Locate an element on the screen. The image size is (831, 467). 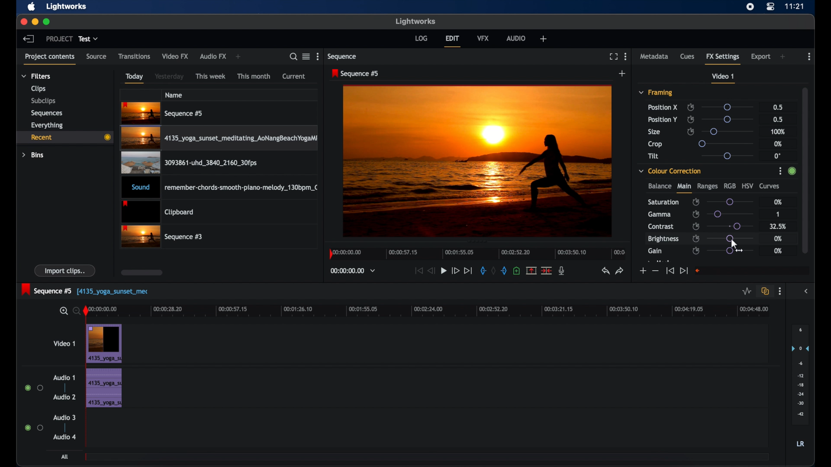
edit is located at coordinates (452, 41).